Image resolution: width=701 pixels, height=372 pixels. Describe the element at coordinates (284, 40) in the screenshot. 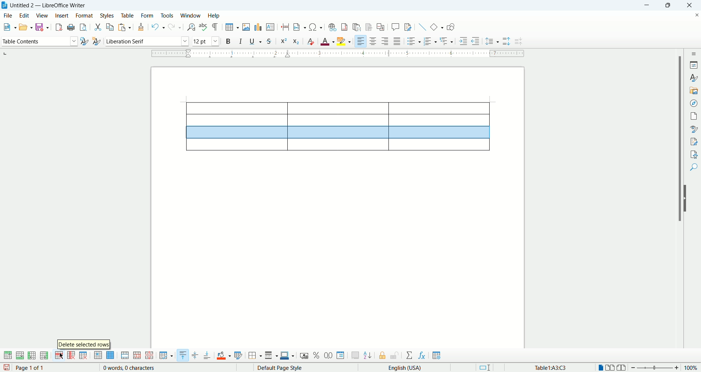

I see `superscript` at that location.